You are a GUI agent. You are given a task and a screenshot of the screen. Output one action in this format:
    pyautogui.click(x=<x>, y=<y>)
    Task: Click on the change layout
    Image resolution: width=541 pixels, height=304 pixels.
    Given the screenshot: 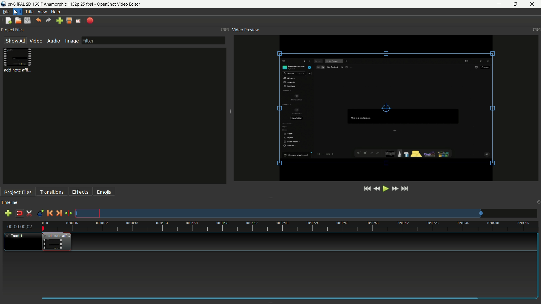 What is the action you would take?
    pyautogui.click(x=222, y=29)
    